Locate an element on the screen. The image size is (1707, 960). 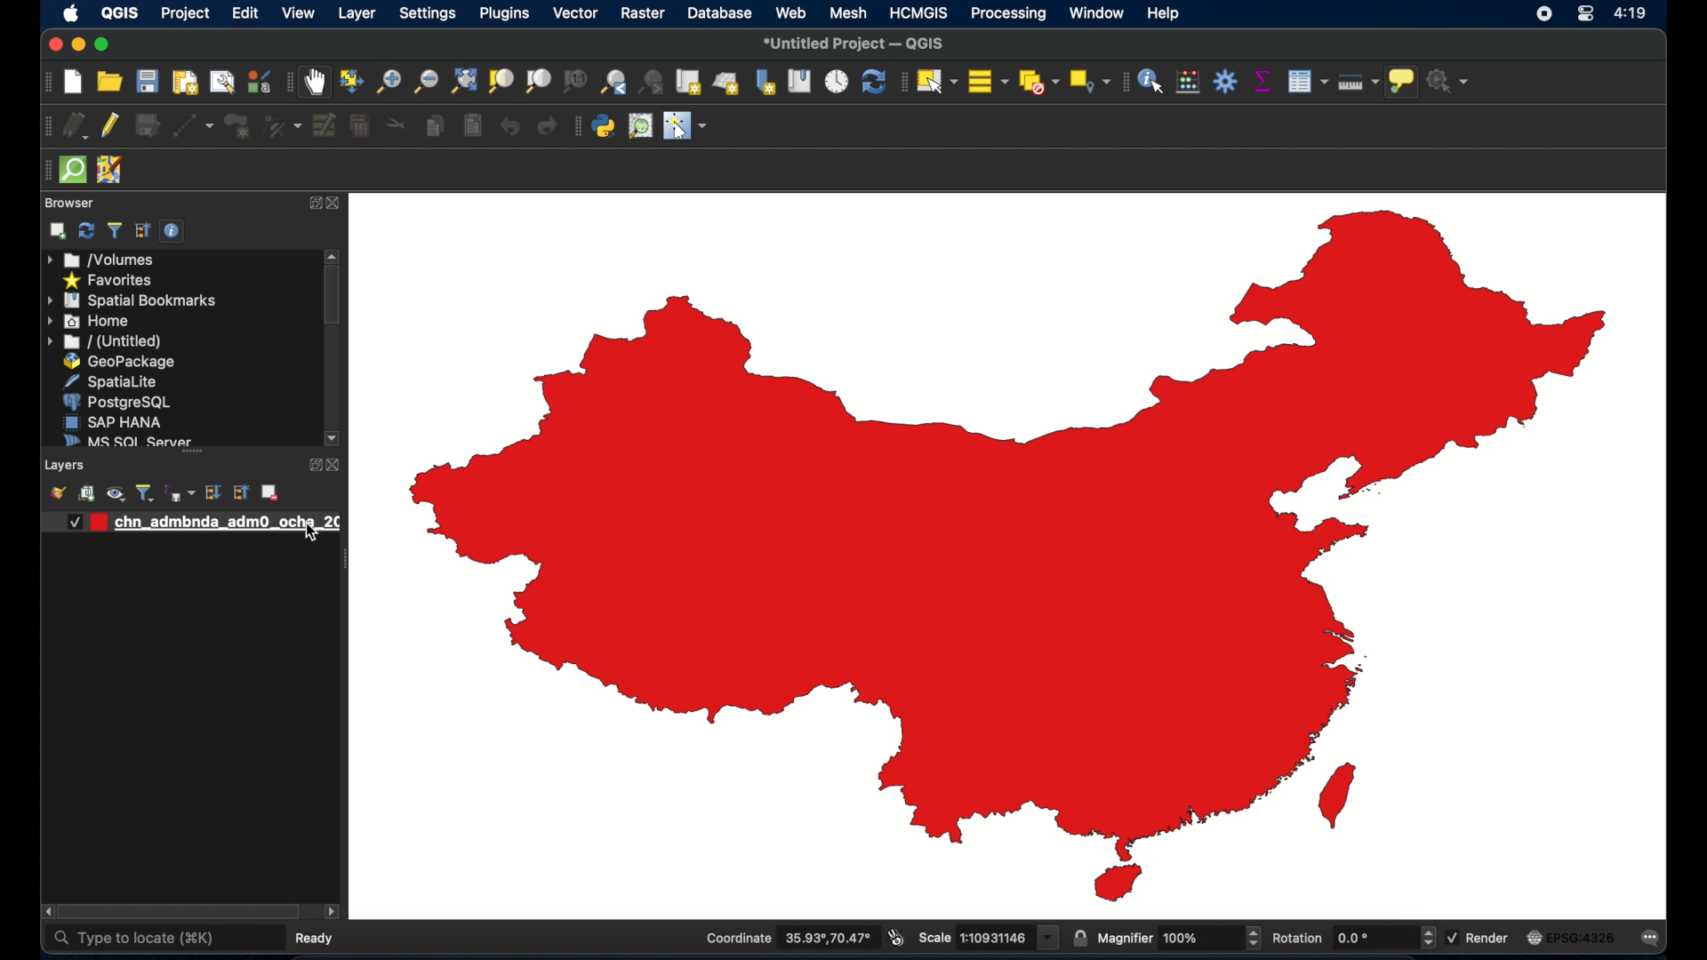
layer is located at coordinates (358, 15).